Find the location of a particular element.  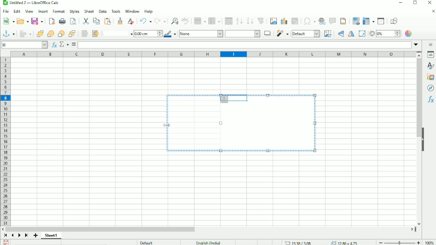

Spell check is located at coordinates (186, 21).